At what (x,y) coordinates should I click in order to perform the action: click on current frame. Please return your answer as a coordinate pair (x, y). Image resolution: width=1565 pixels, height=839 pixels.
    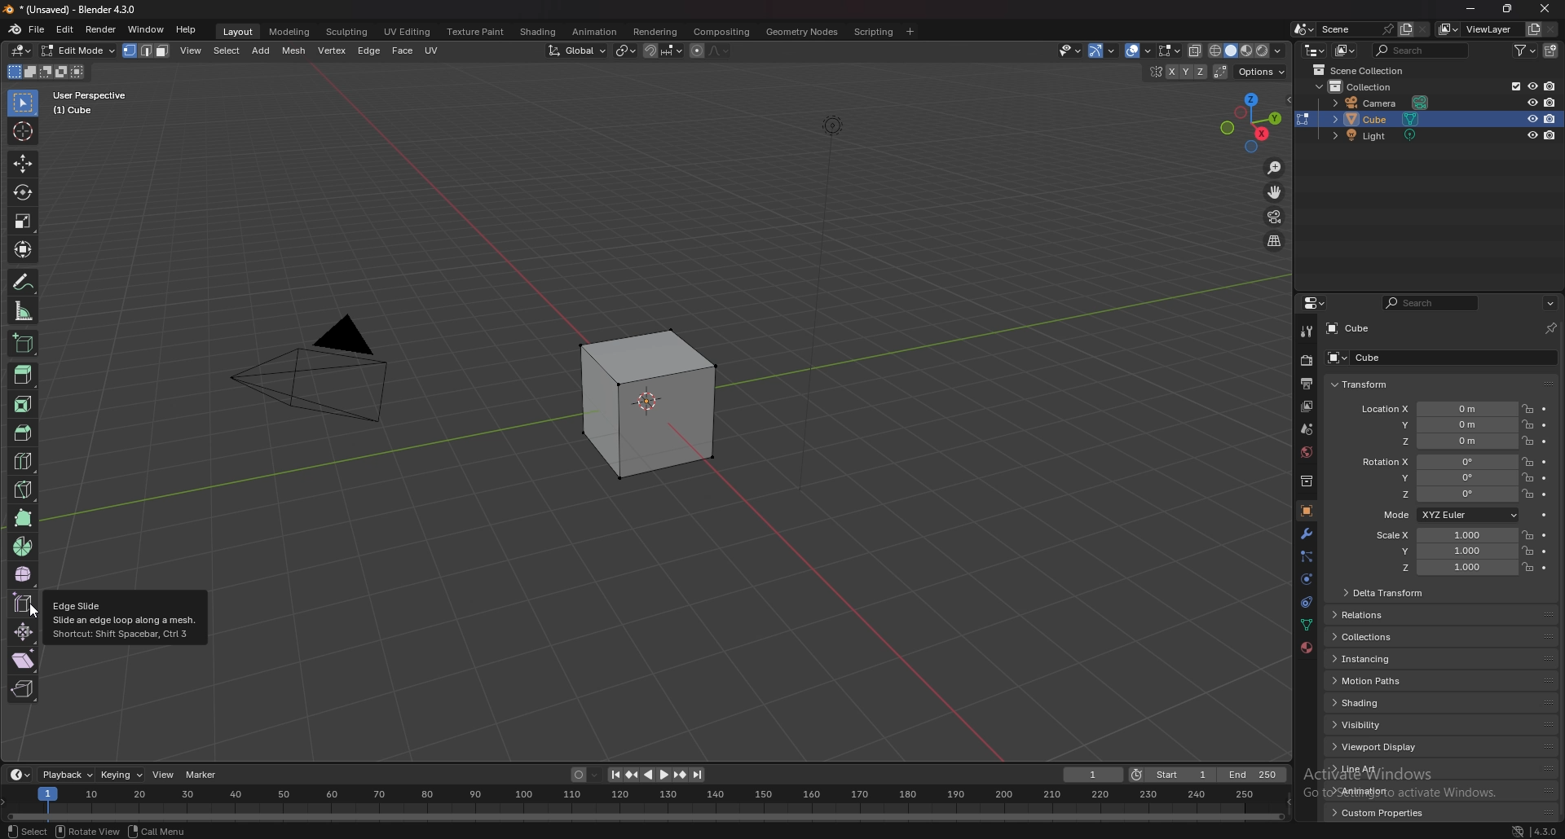
    Looking at the image, I should click on (1092, 775).